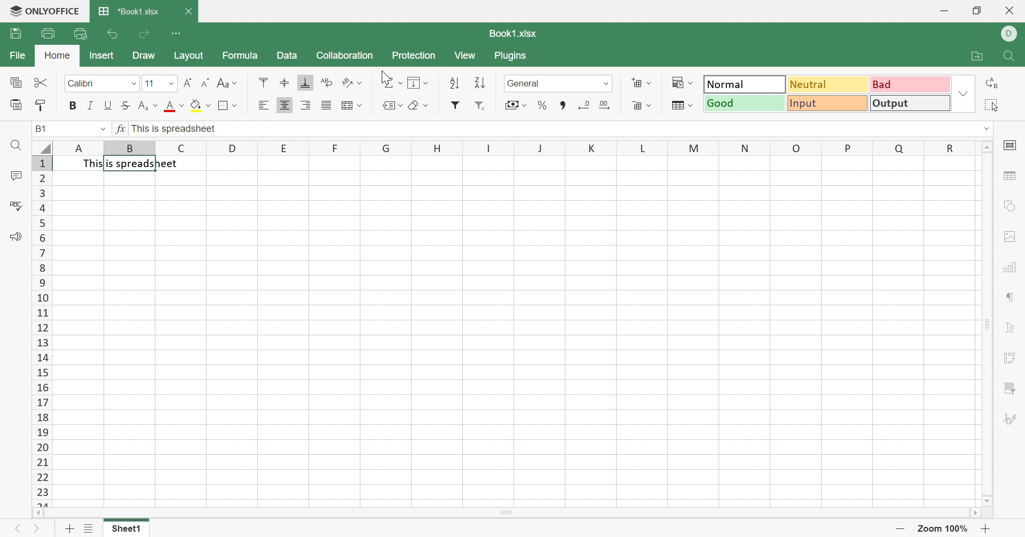 This screenshot has width=1025, height=537. What do you see at coordinates (127, 105) in the screenshot?
I see `Strikethrough` at bounding box center [127, 105].